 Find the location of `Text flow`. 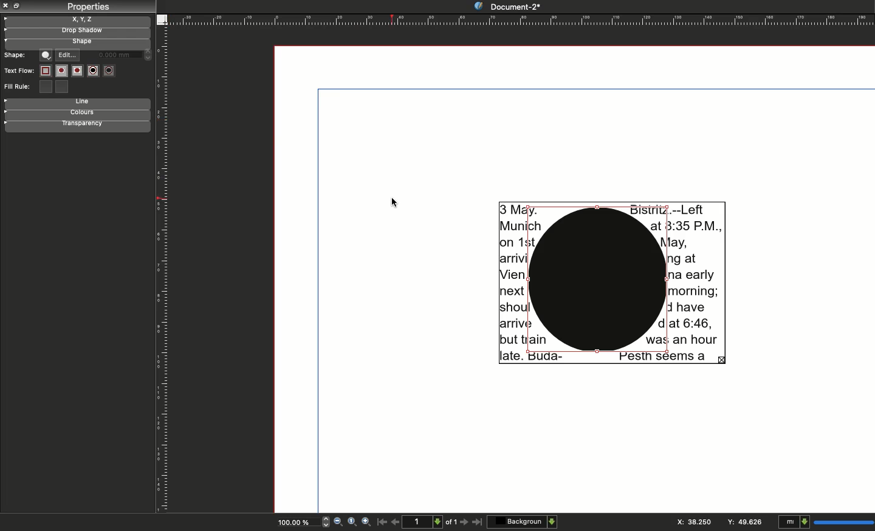

Text flow is located at coordinates (18, 71).